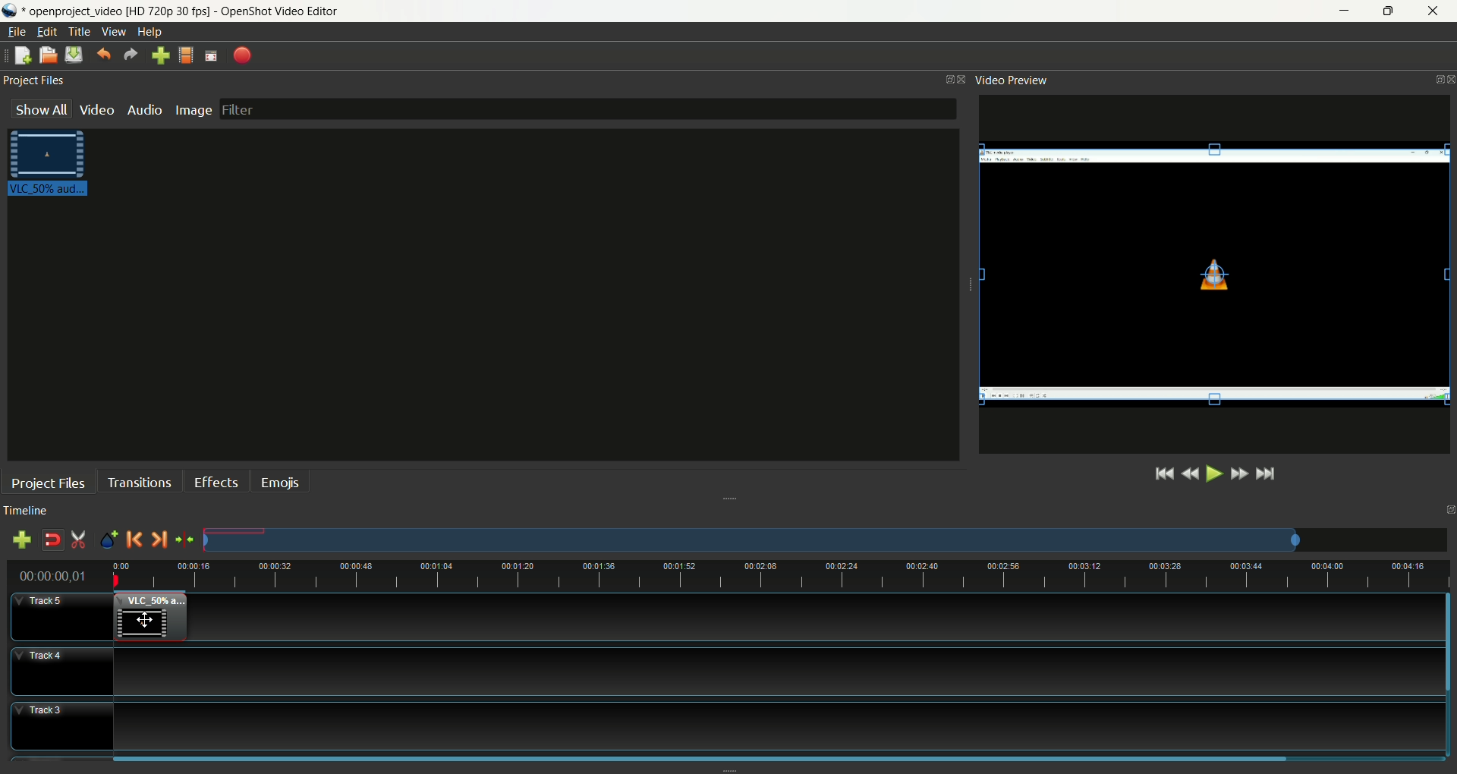 The image size is (1457, 774). Describe the element at coordinates (160, 56) in the screenshot. I see `import file` at that location.